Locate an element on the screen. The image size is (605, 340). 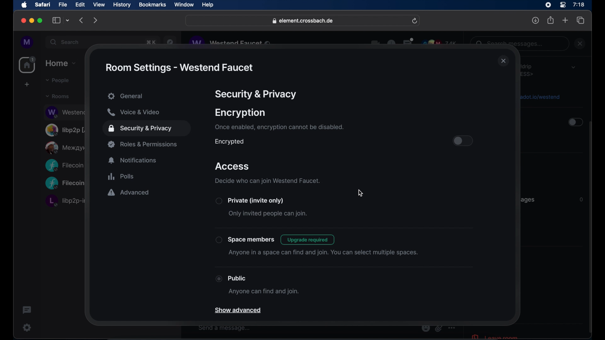
safari is located at coordinates (42, 4).